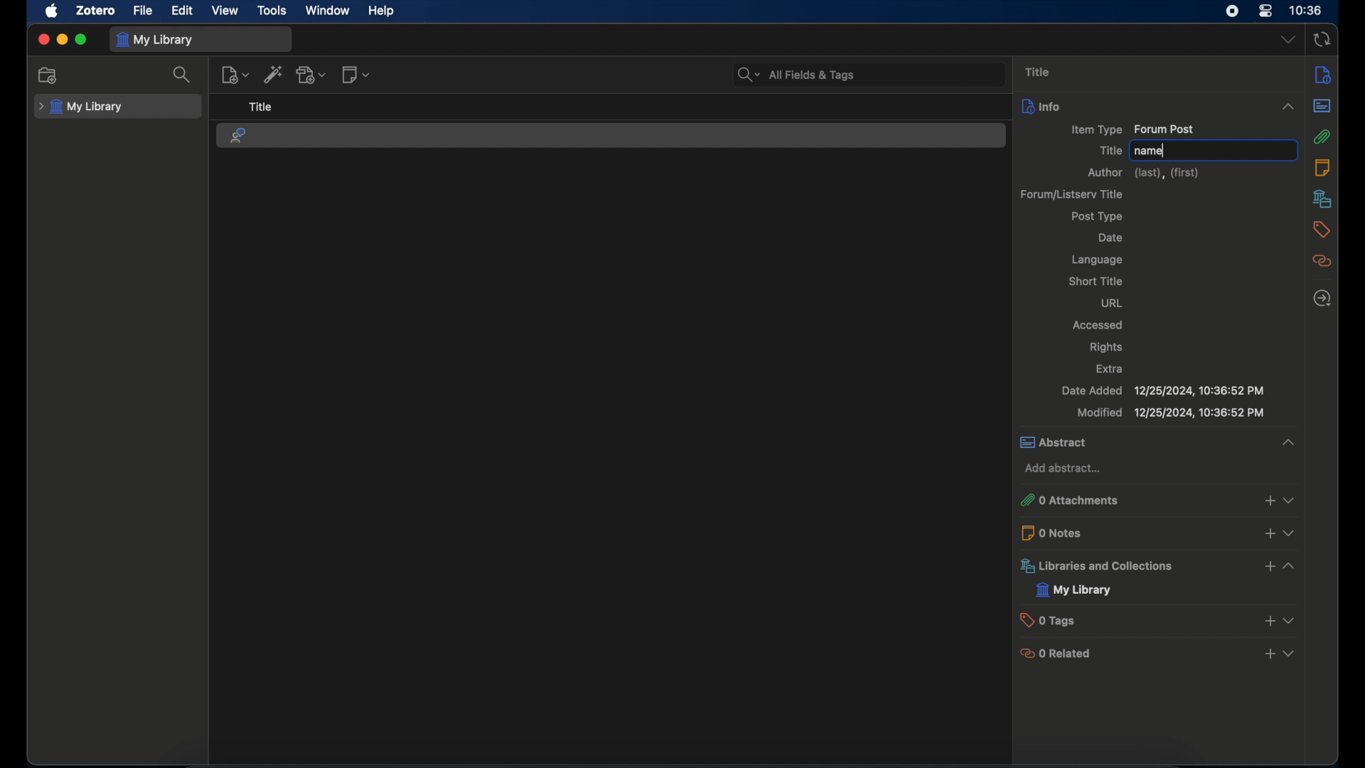 The width and height of the screenshot is (1365, 768). I want to click on my library, so click(78, 107).